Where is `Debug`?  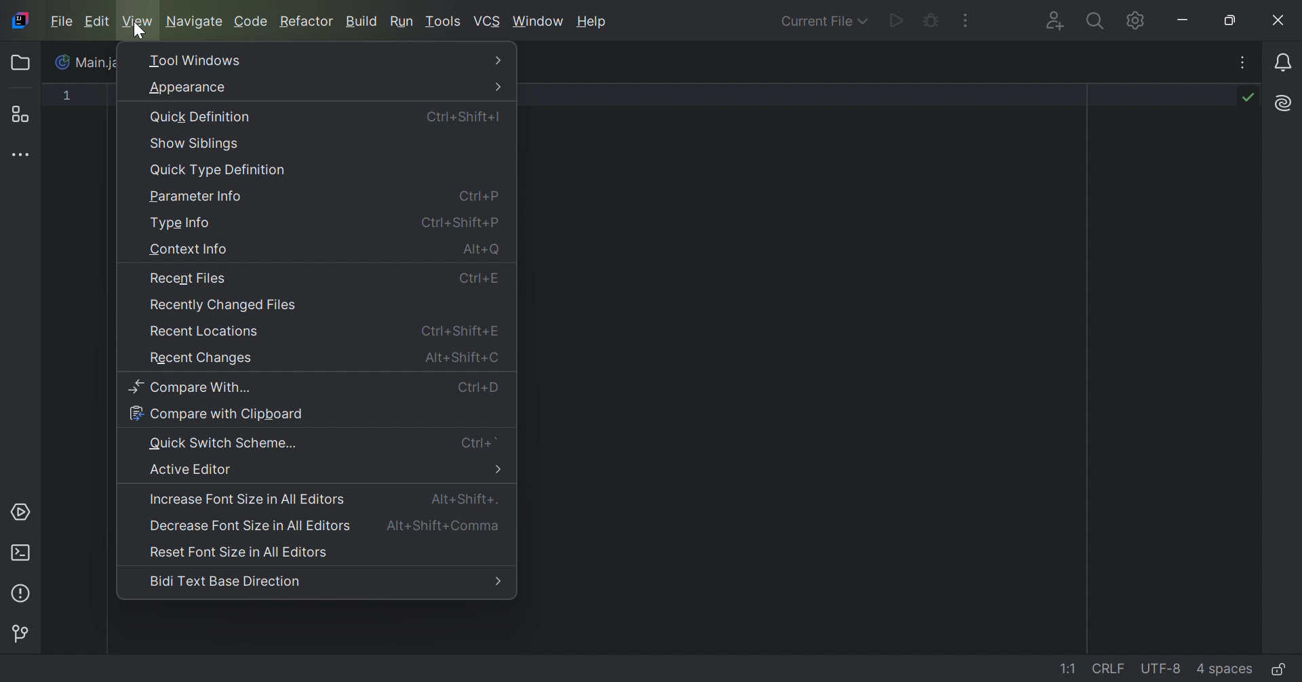
Debug is located at coordinates (930, 22).